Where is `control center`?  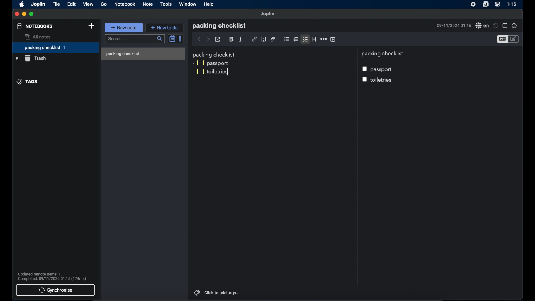
control center is located at coordinates (498, 4).